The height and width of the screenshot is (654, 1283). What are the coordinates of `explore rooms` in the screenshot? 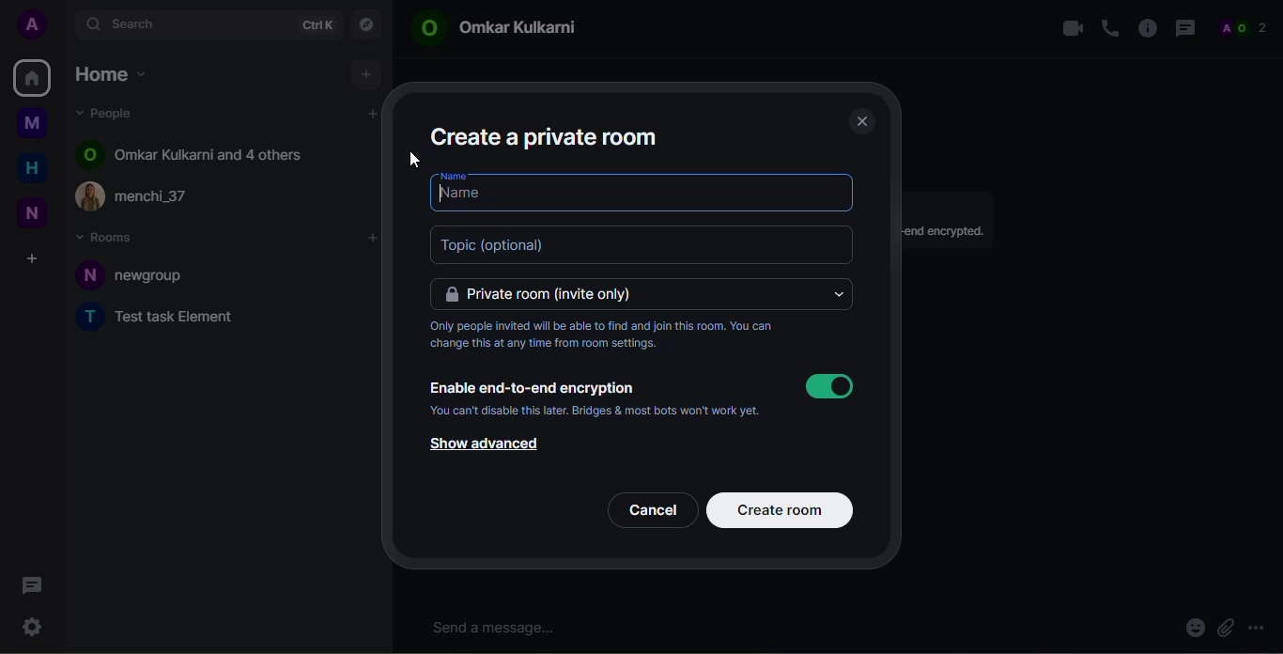 It's located at (365, 25).